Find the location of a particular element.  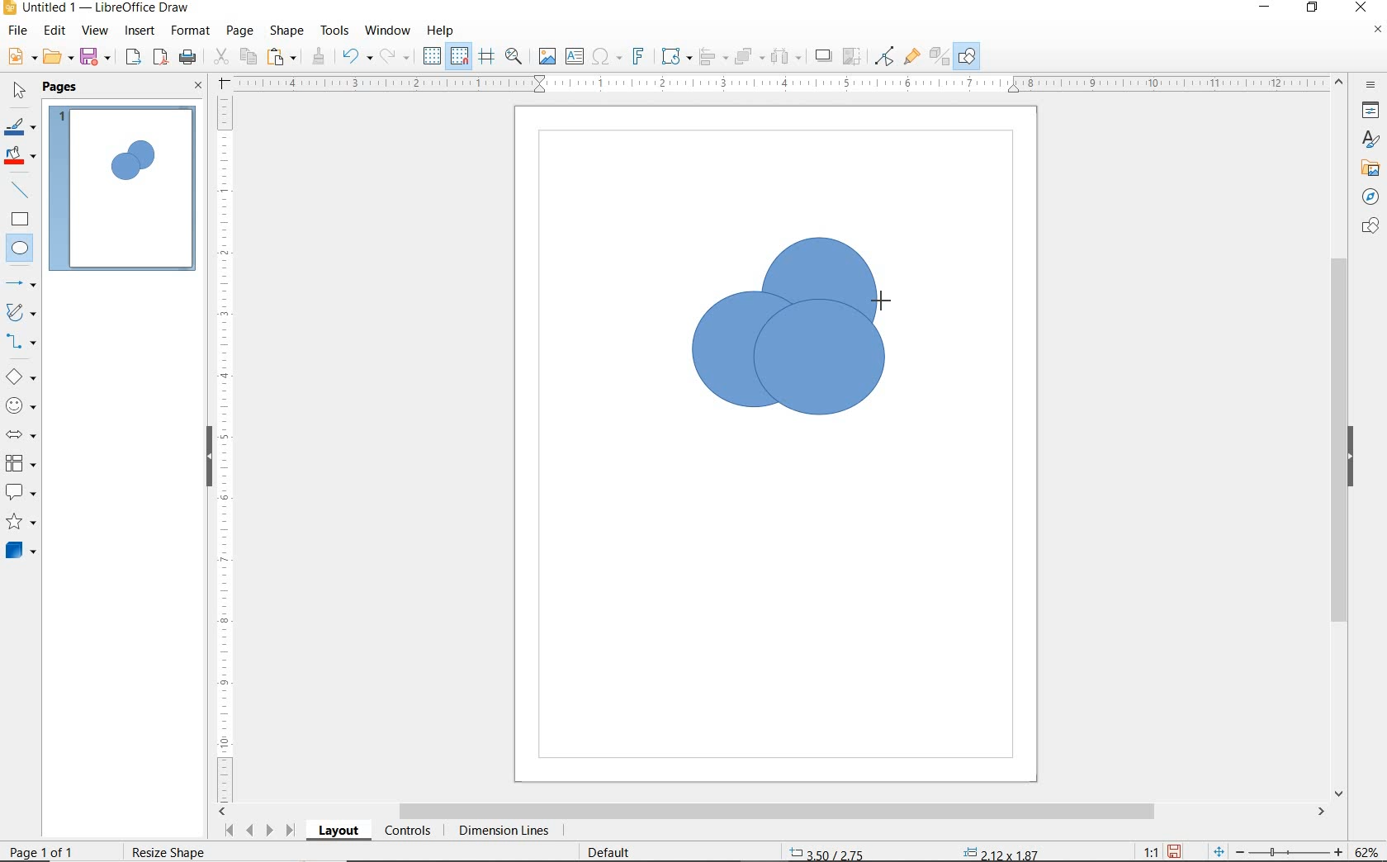

SAVE is located at coordinates (97, 57).